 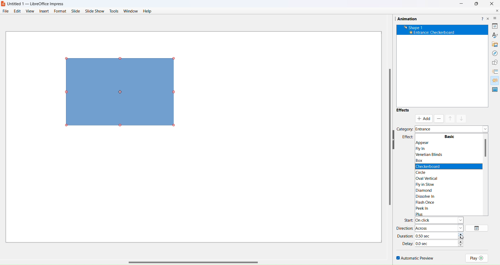 What do you see at coordinates (405, 137) in the screenshot?
I see `effects` at bounding box center [405, 137].